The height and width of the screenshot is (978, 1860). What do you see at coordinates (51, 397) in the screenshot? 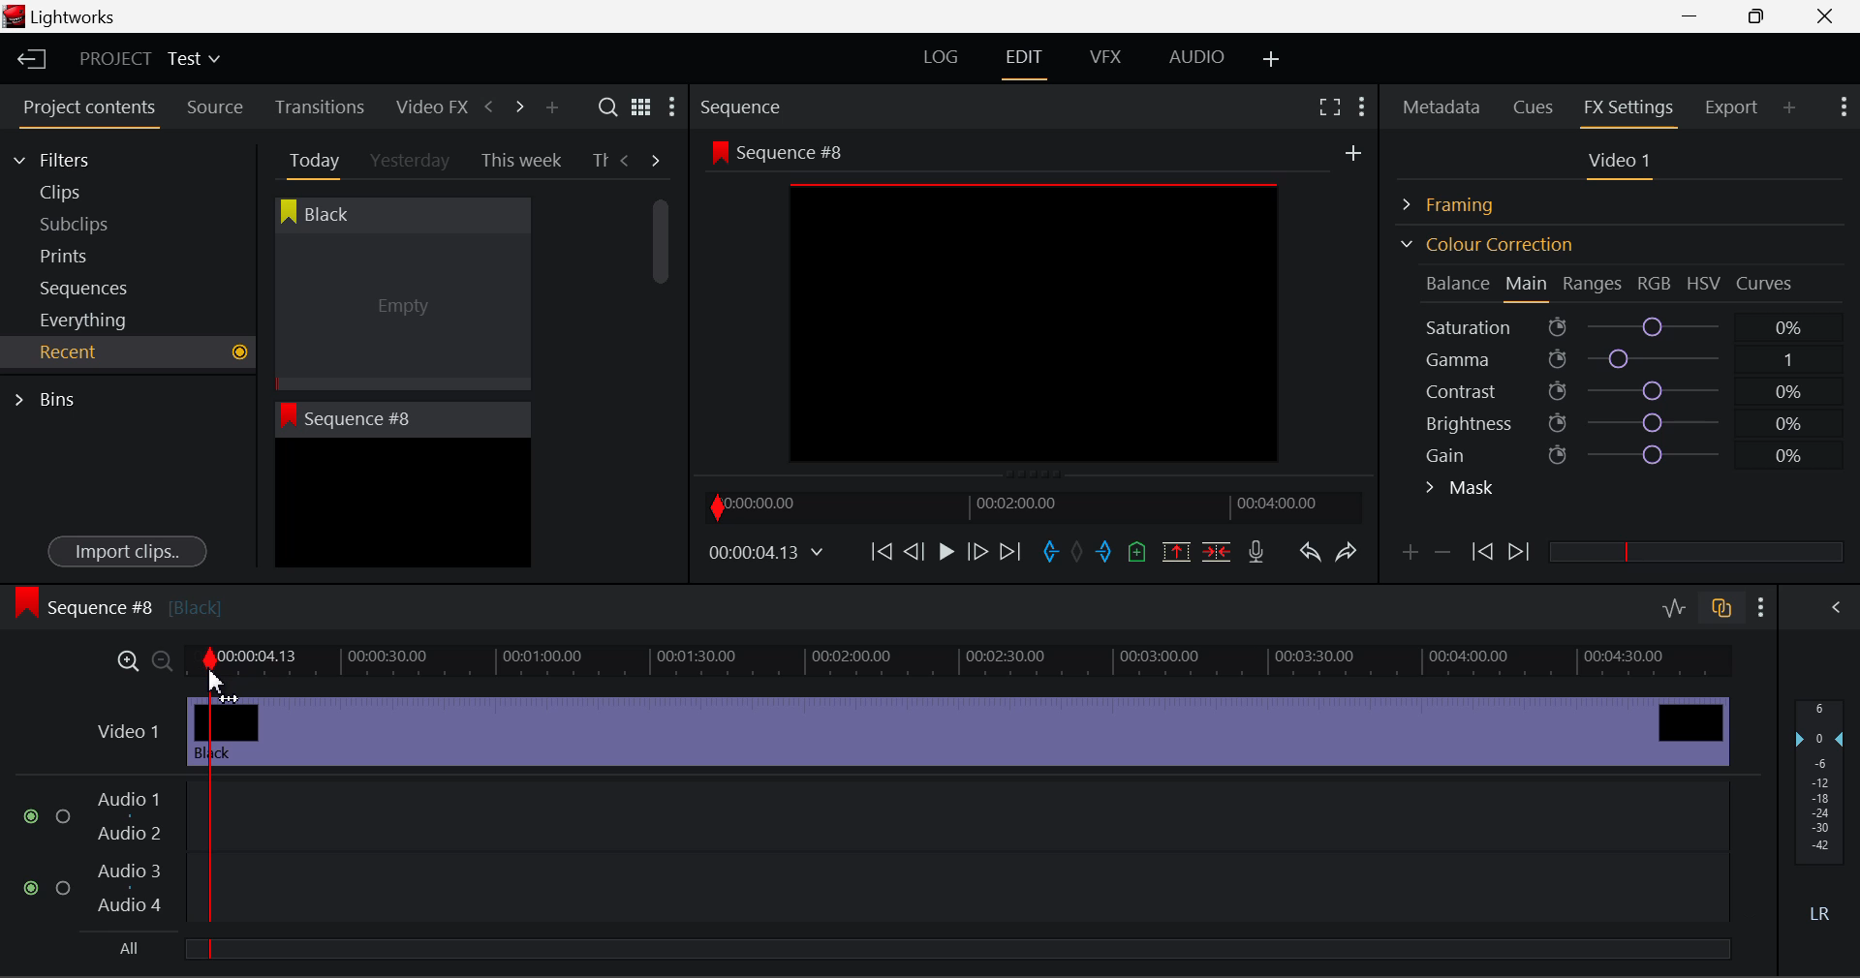
I see `Bins` at bounding box center [51, 397].